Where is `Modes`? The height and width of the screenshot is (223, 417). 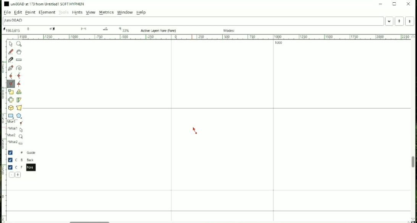 Modes is located at coordinates (230, 31).